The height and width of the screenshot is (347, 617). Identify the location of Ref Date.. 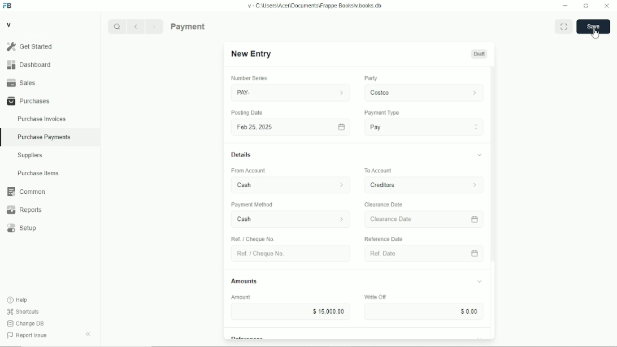
(417, 253).